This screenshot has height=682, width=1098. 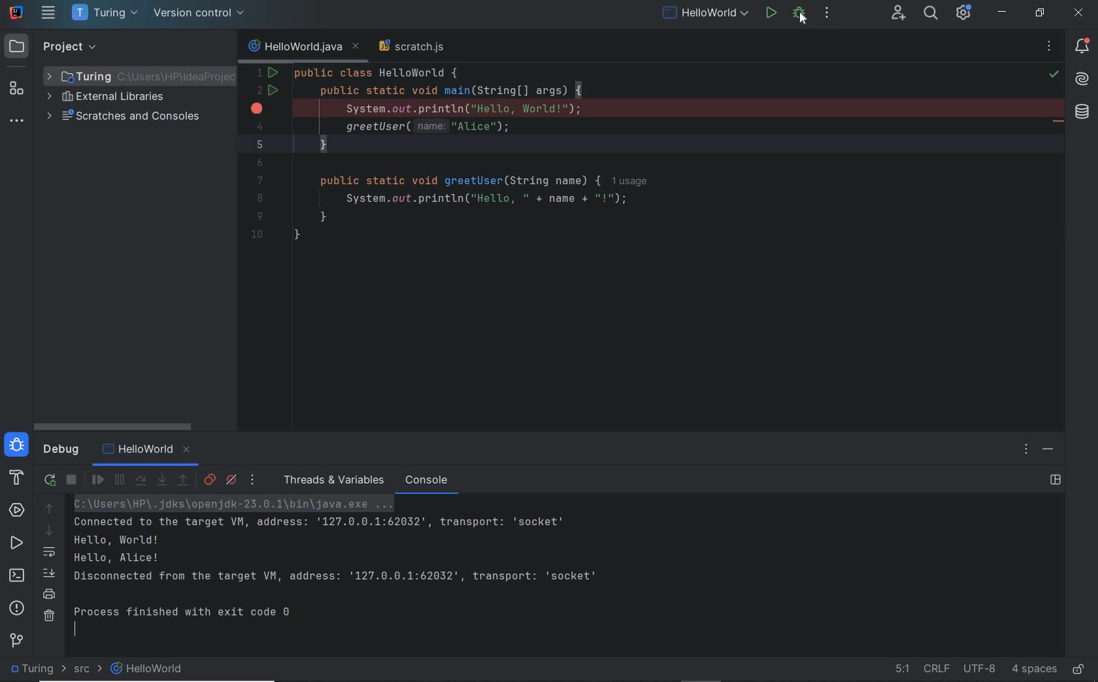 What do you see at coordinates (18, 608) in the screenshot?
I see `problems` at bounding box center [18, 608].